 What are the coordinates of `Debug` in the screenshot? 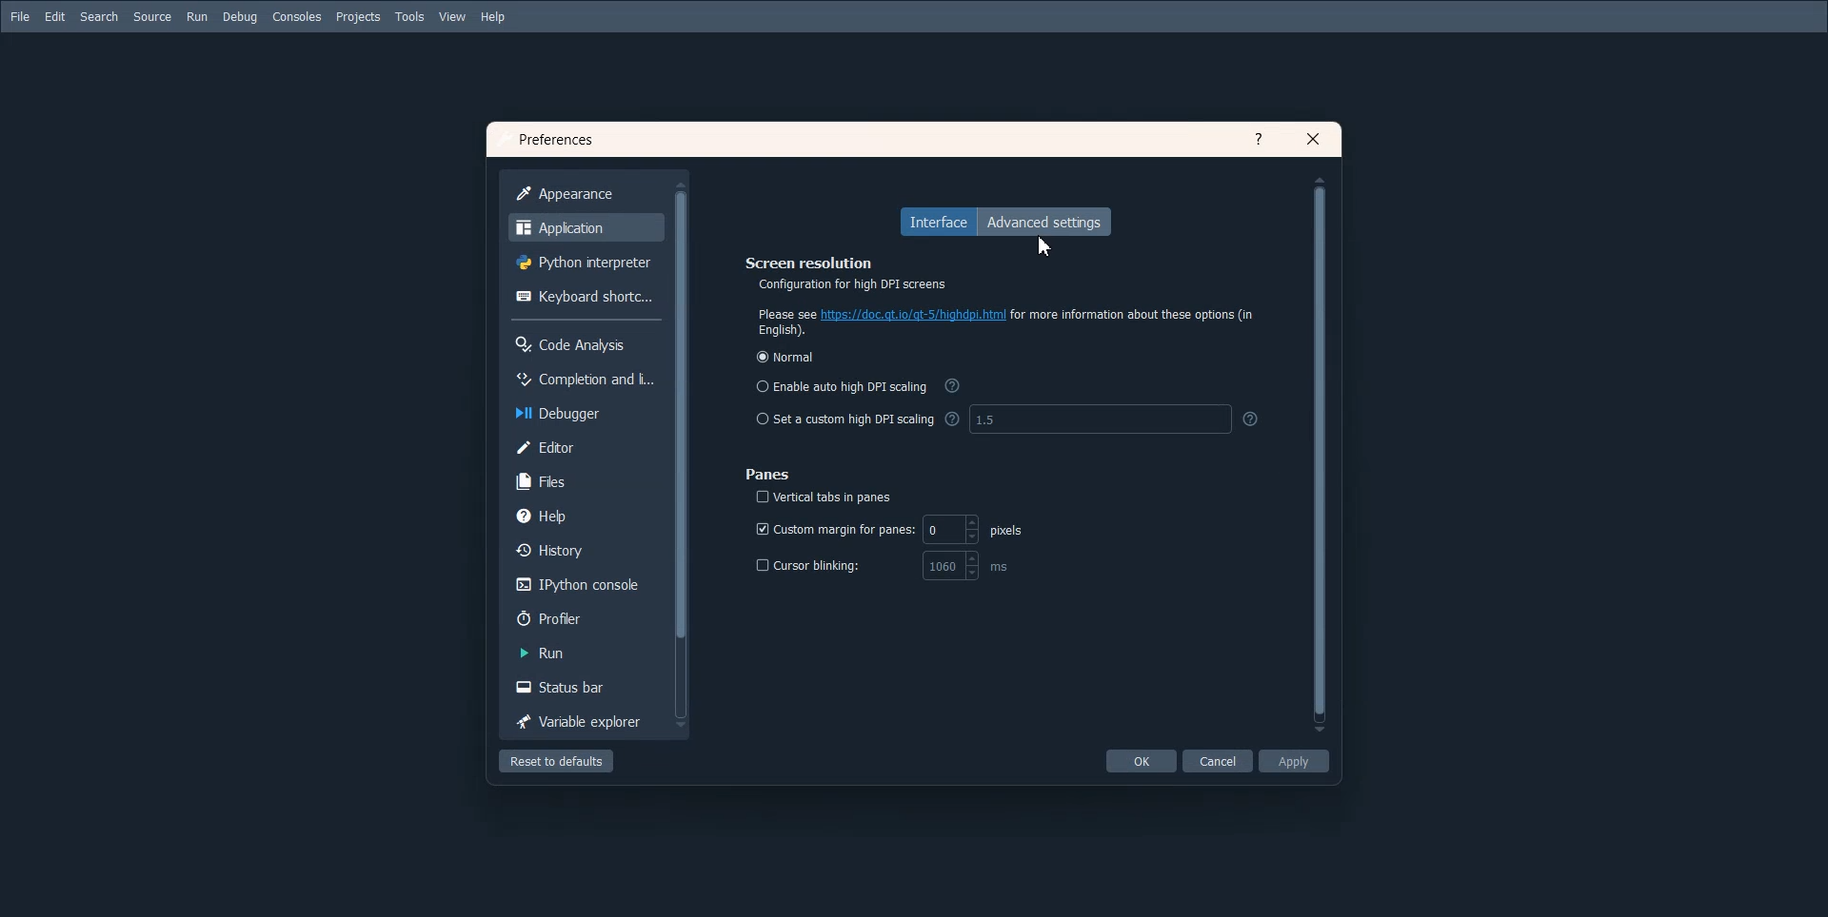 It's located at (240, 18).